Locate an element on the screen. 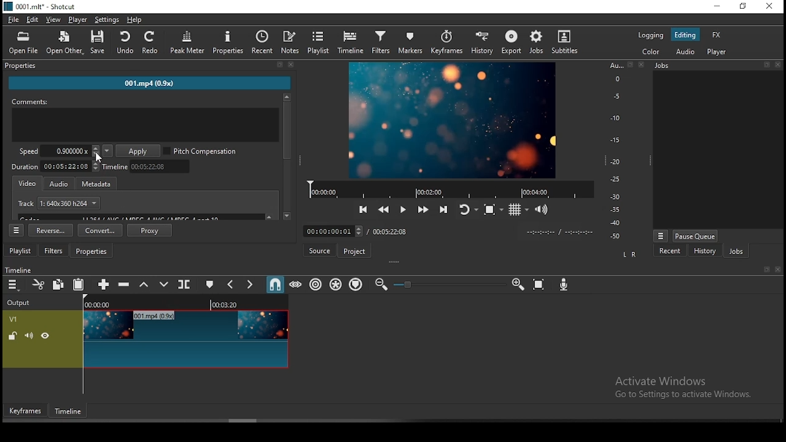 The width and height of the screenshot is (786, 442). fx is located at coordinates (717, 36).